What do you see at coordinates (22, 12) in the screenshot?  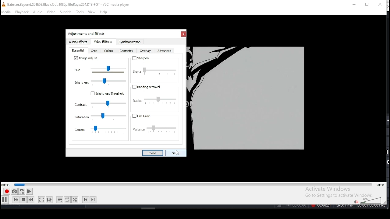 I see `playback` at bounding box center [22, 12].